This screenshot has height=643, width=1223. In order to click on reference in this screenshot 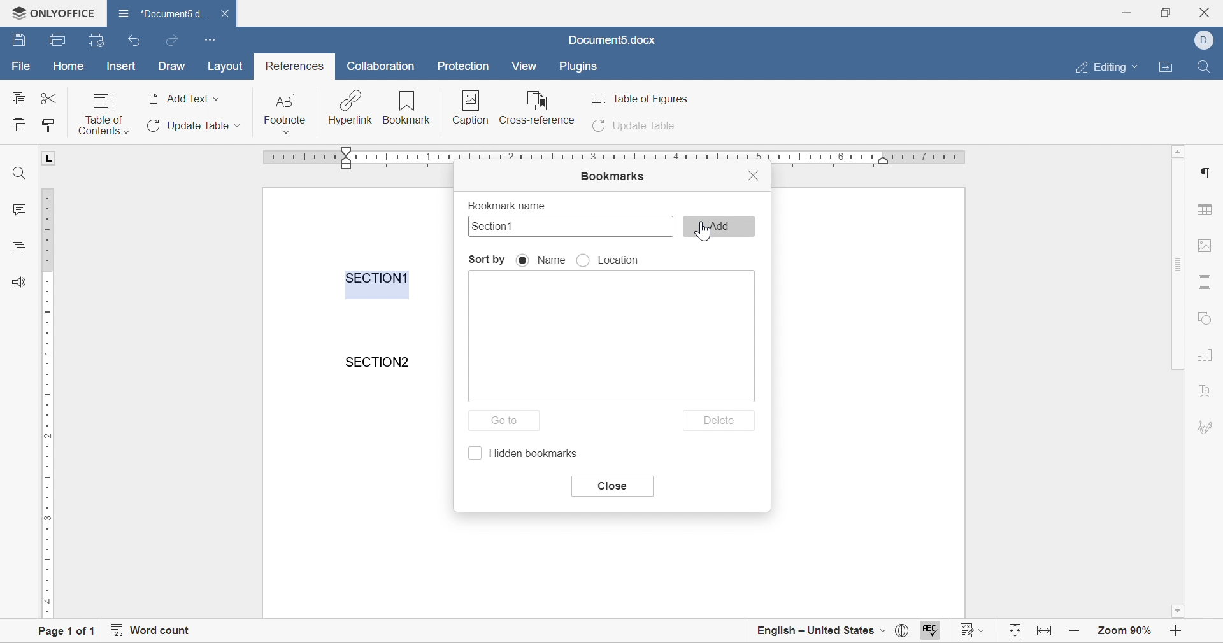, I will do `click(538, 106)`.